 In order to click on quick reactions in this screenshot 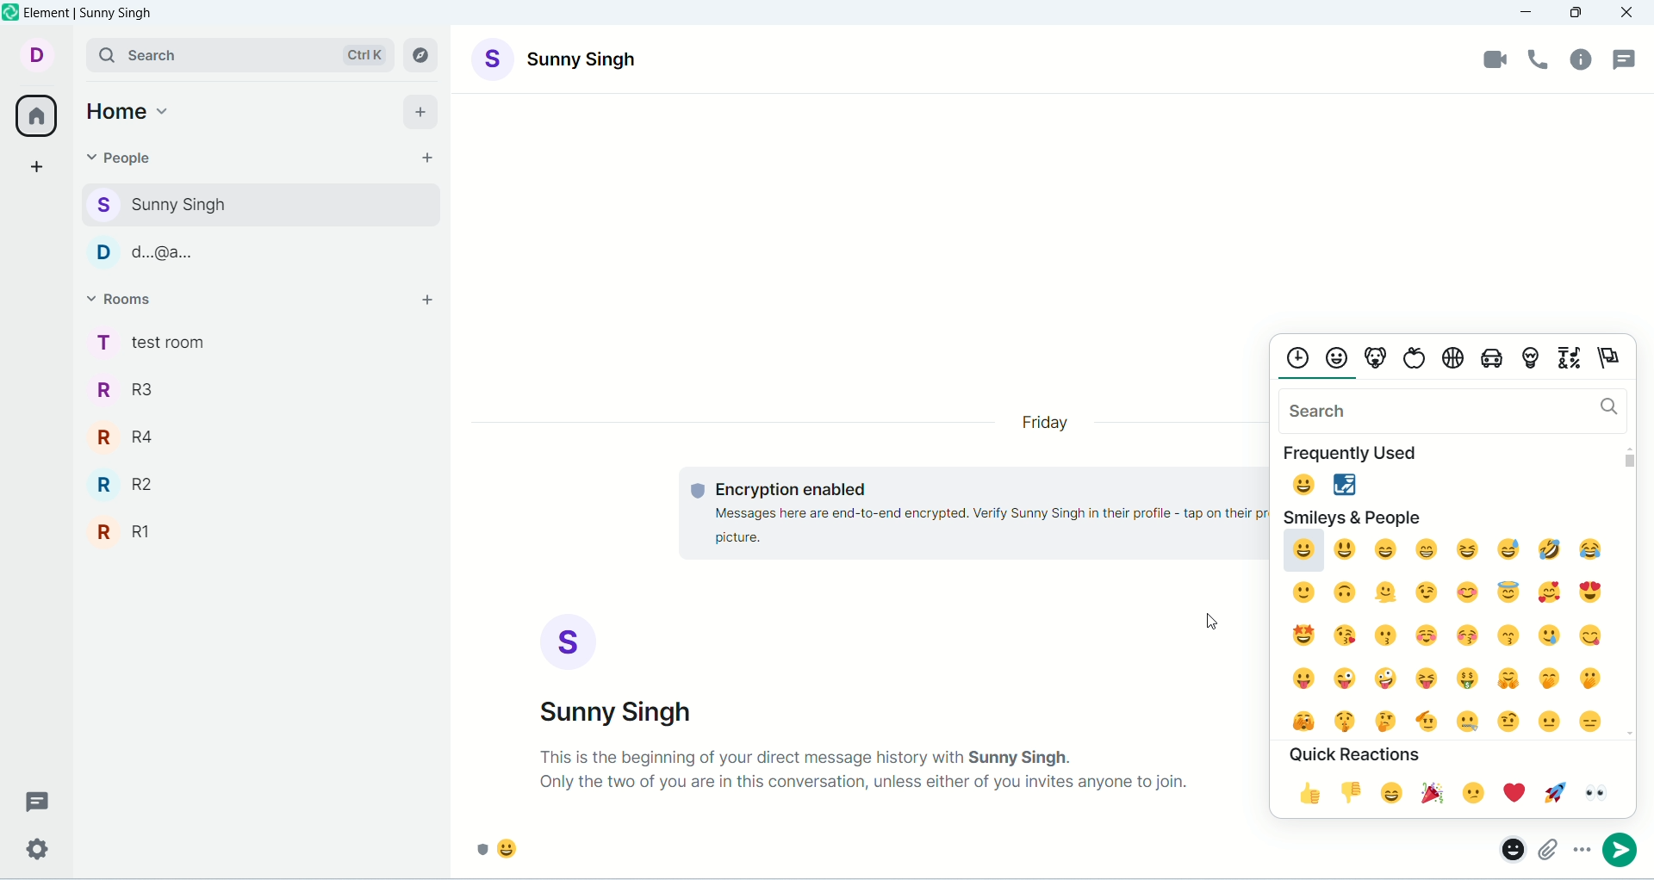, I will do `click(1356, 753)`.